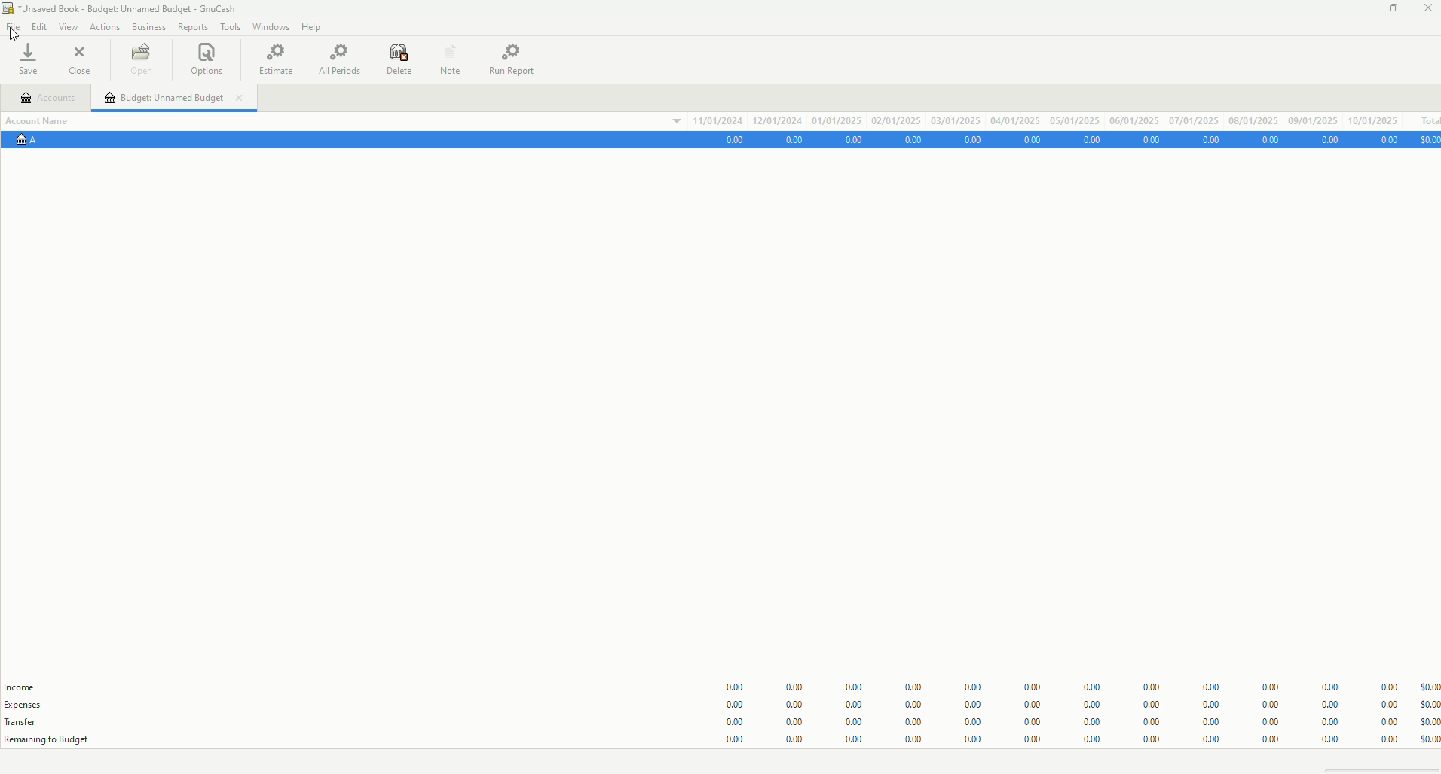 The height and width of the screenshot is (774, 1441). I want to click on Account A, so click(31, 145).